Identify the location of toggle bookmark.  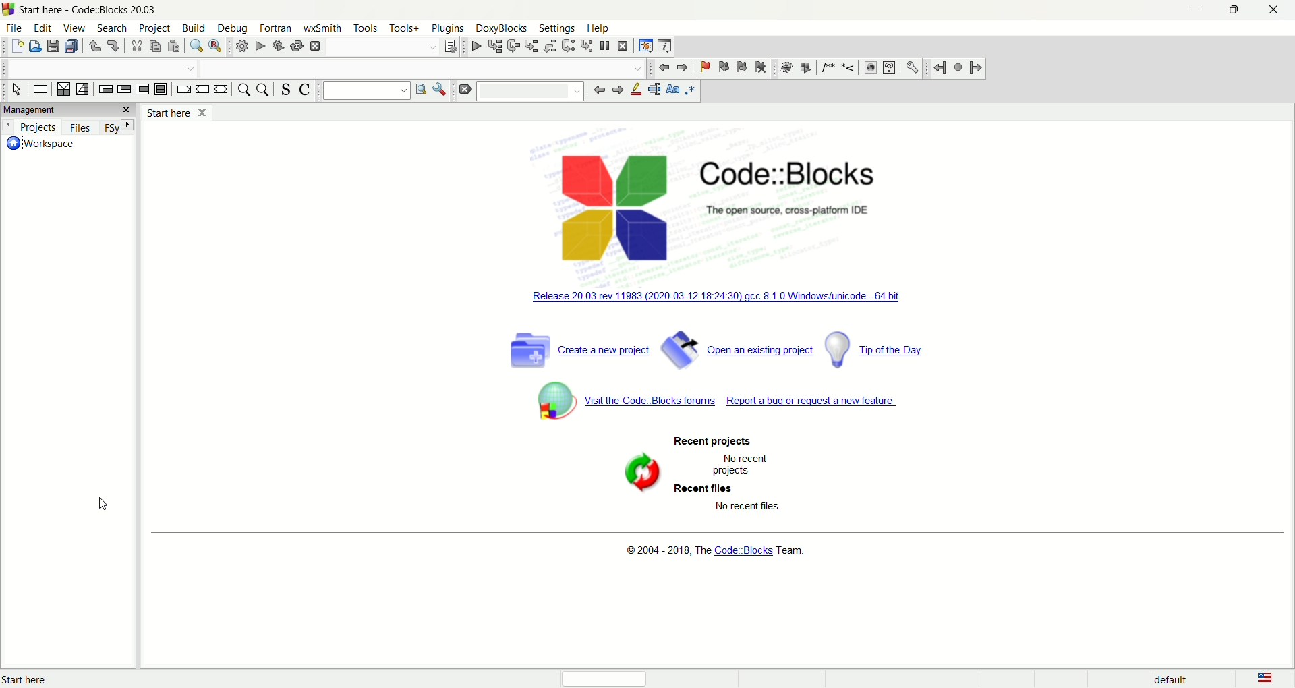
(705, 67).